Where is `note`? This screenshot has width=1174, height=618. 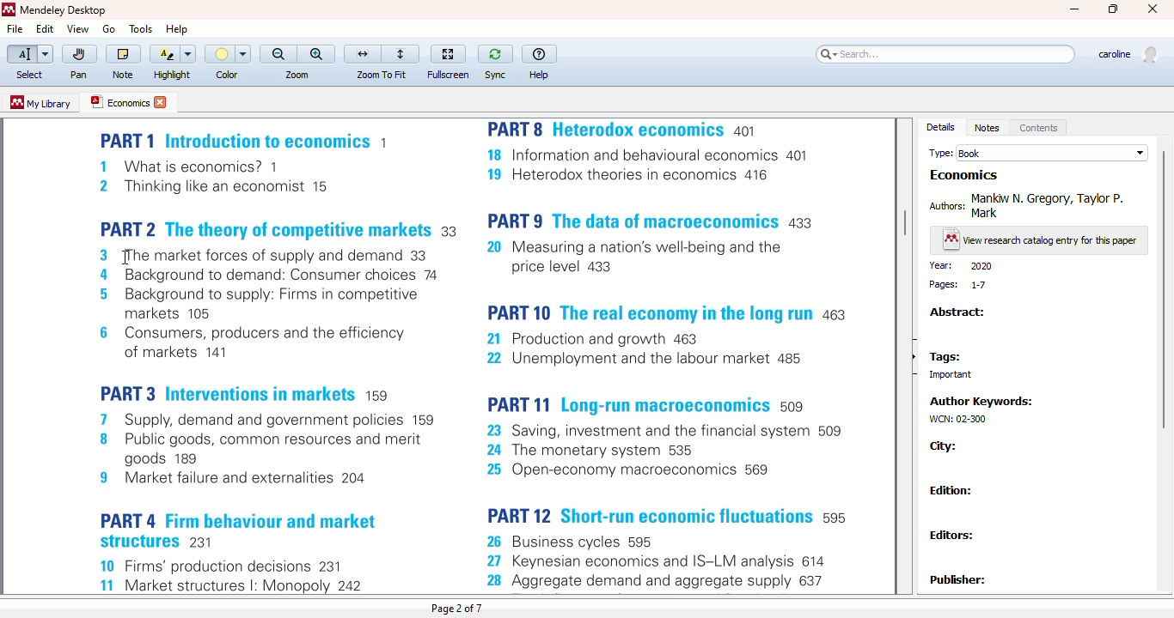 note is located at coordinates (123, 75).